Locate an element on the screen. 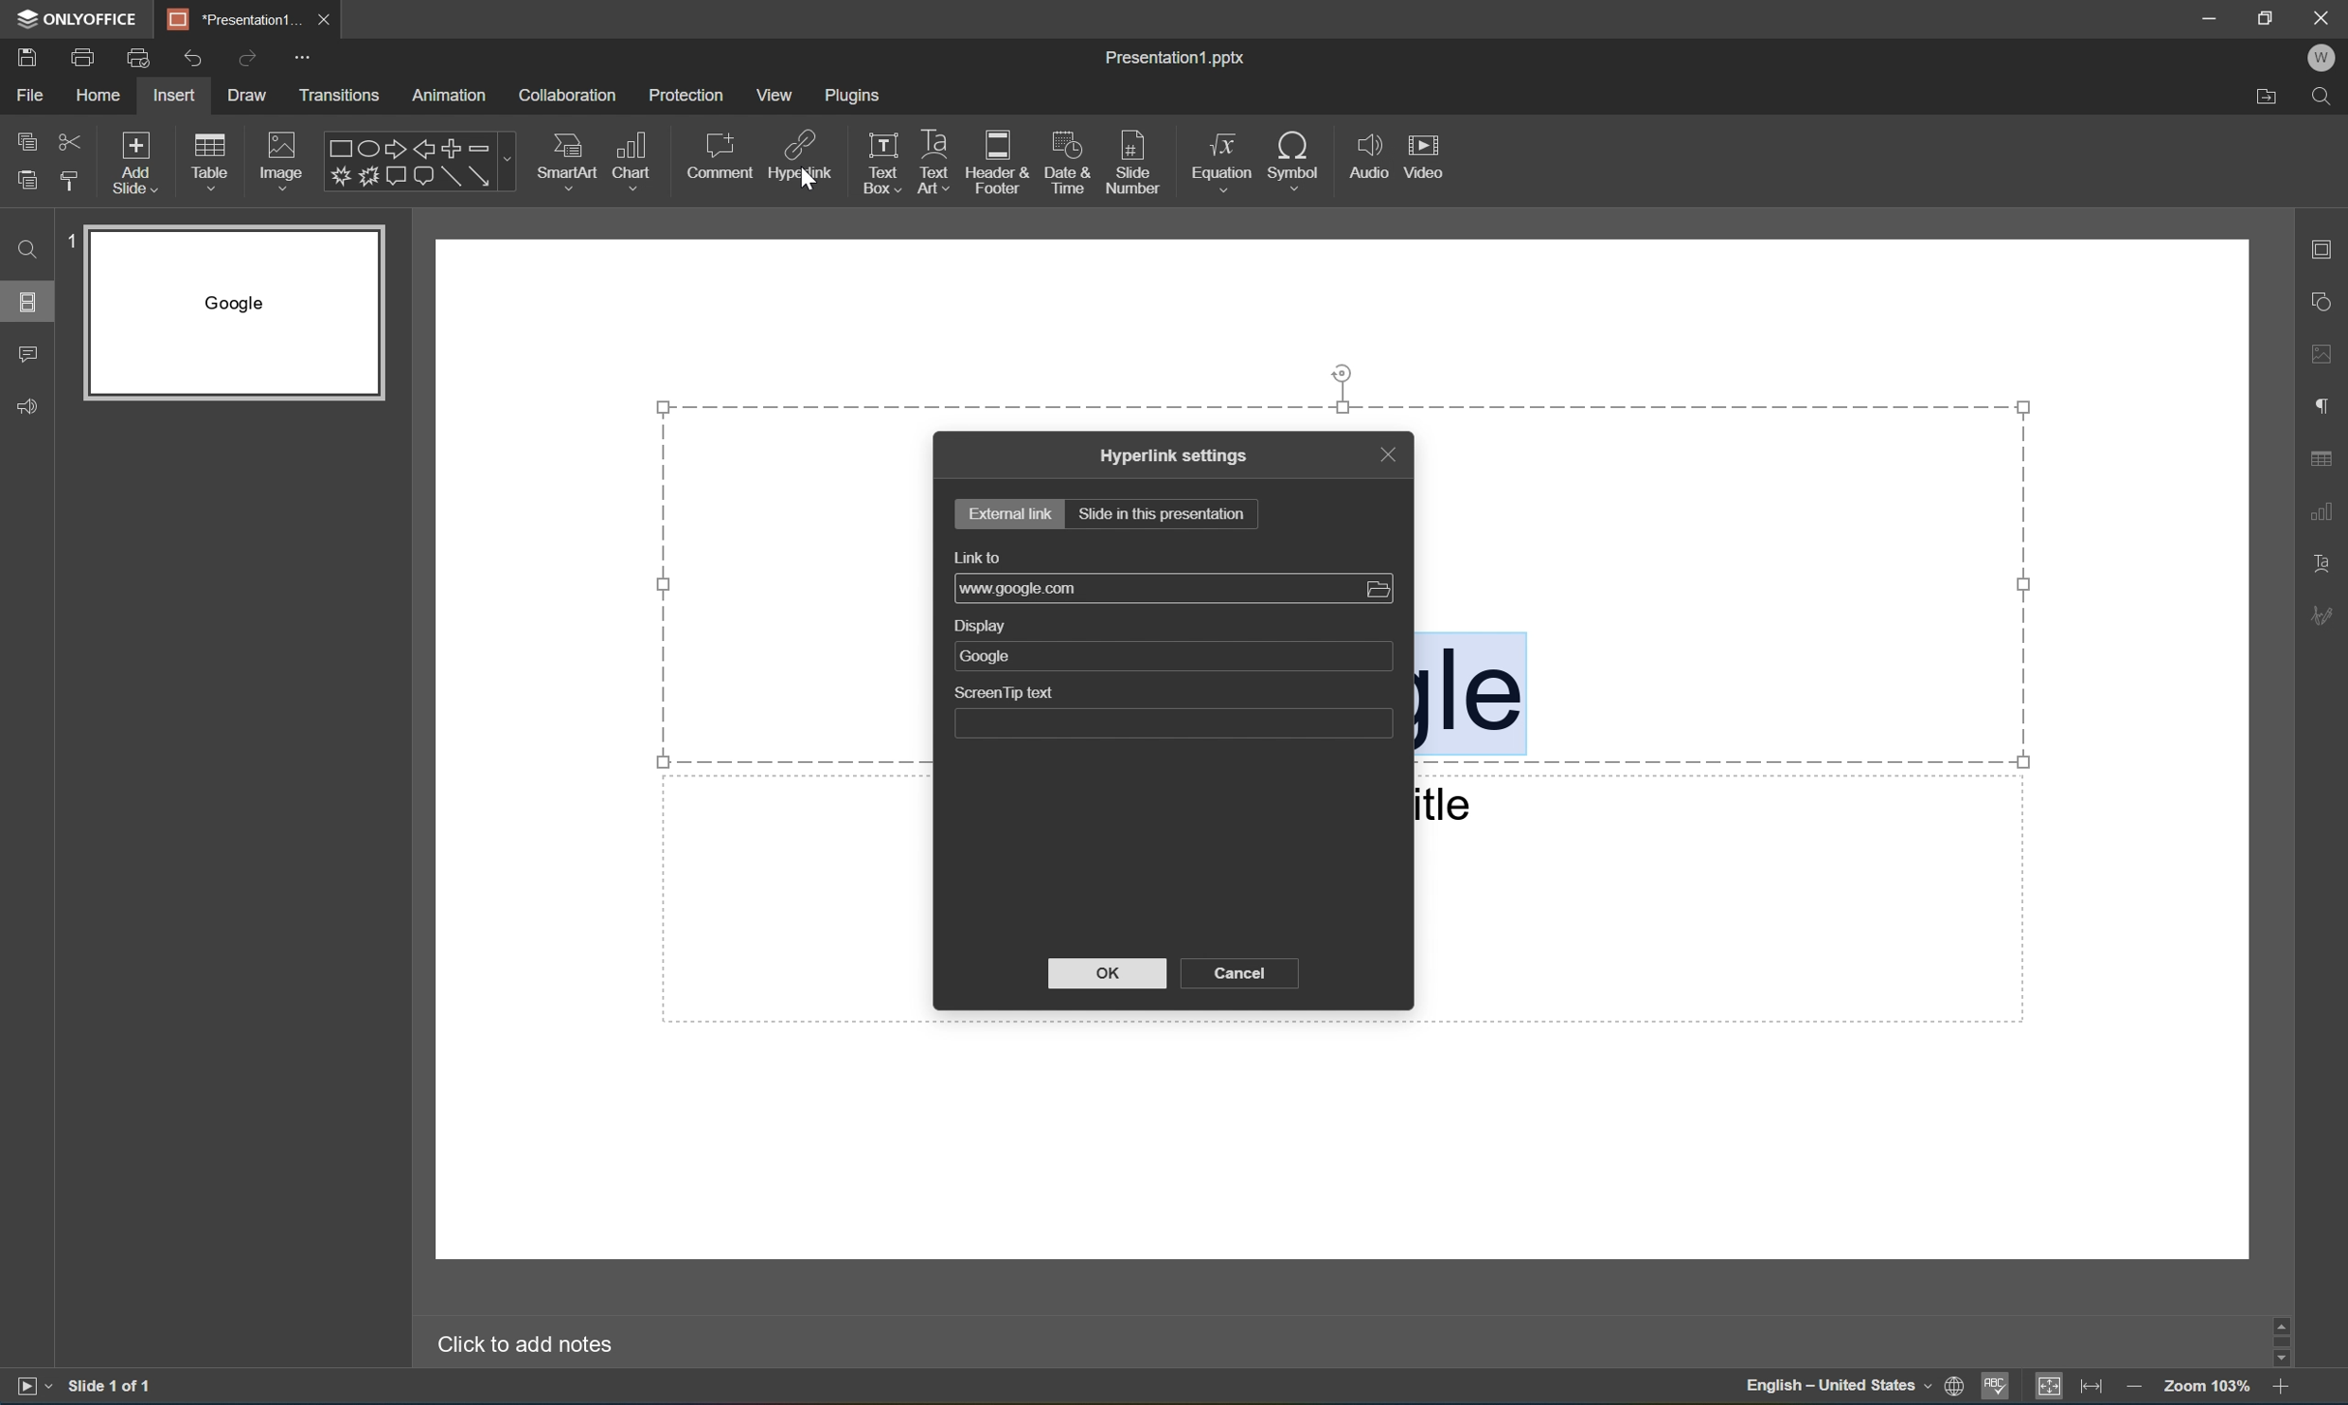 The width and height of the screenshot is (2348, 1405). Equation is located at coordinates (1223, 164).